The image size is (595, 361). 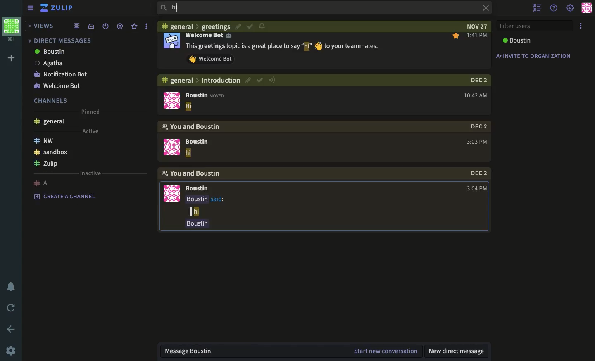 What do you see at coordinates (42, 183) in the screenshot?
I see `a` at bounding box center [42, 183].